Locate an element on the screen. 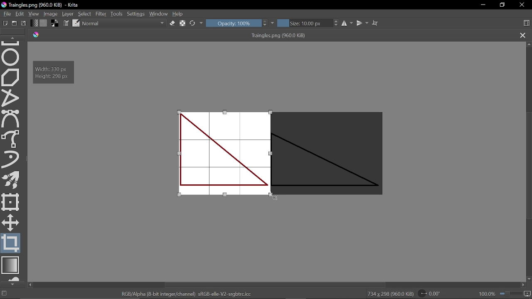 The image size is (532, 299). Size: 10.00 px is located at coordinates (305, 23).